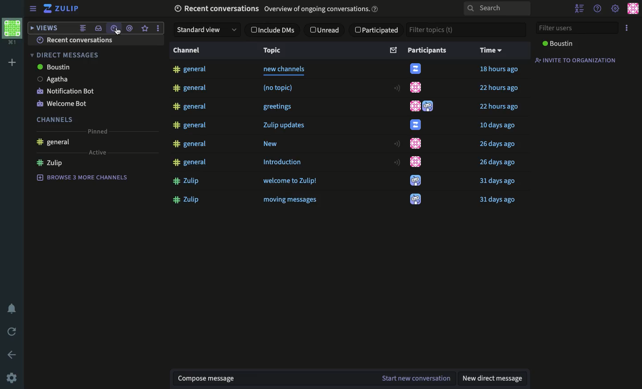  What do you see at coordinates (598, 9) in the screenshot?
I see `help` at bounding box center [598, 9].